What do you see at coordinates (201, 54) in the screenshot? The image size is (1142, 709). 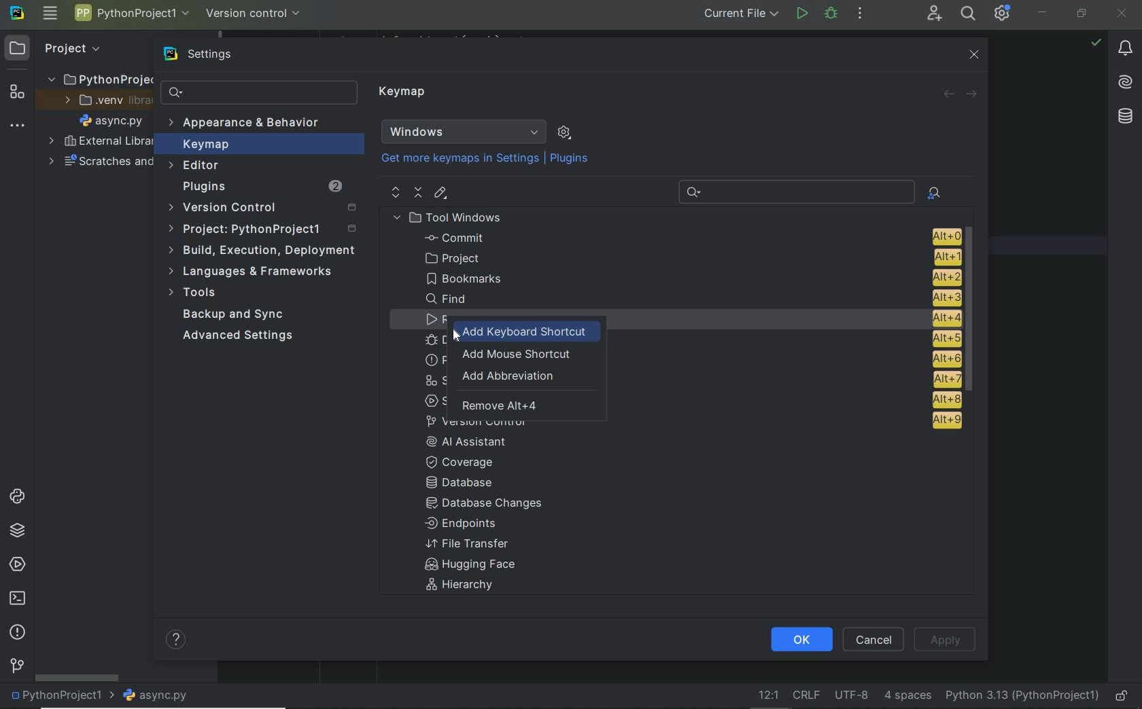 I see `settings` at bounding box center [201, 54].